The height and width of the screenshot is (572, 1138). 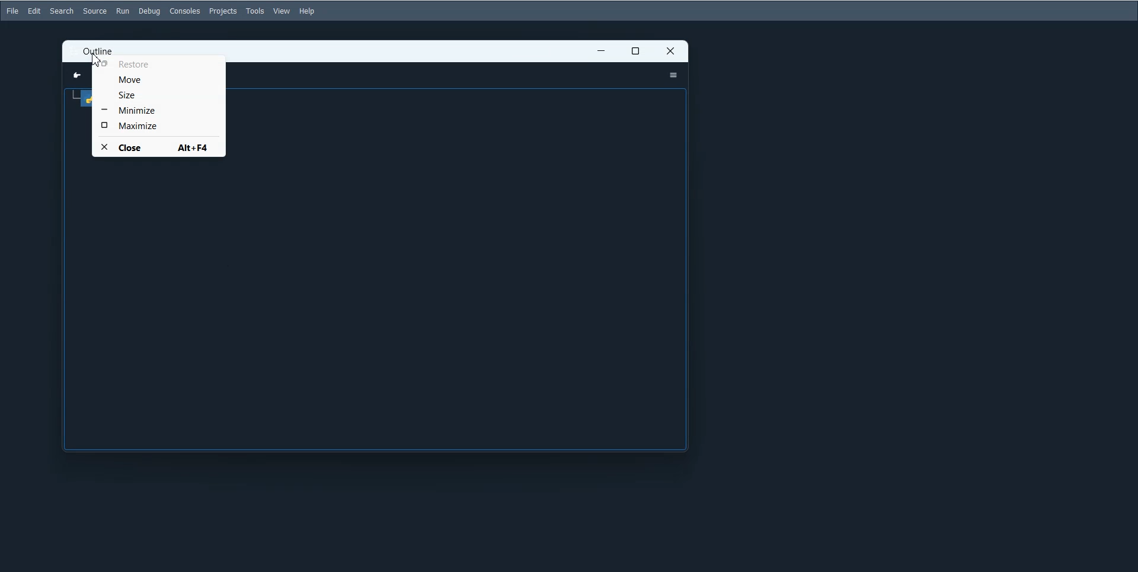 What do you see at coordinates (99, 62) in the screenshot?
I see `cursor` at bounding box center [99, 62].